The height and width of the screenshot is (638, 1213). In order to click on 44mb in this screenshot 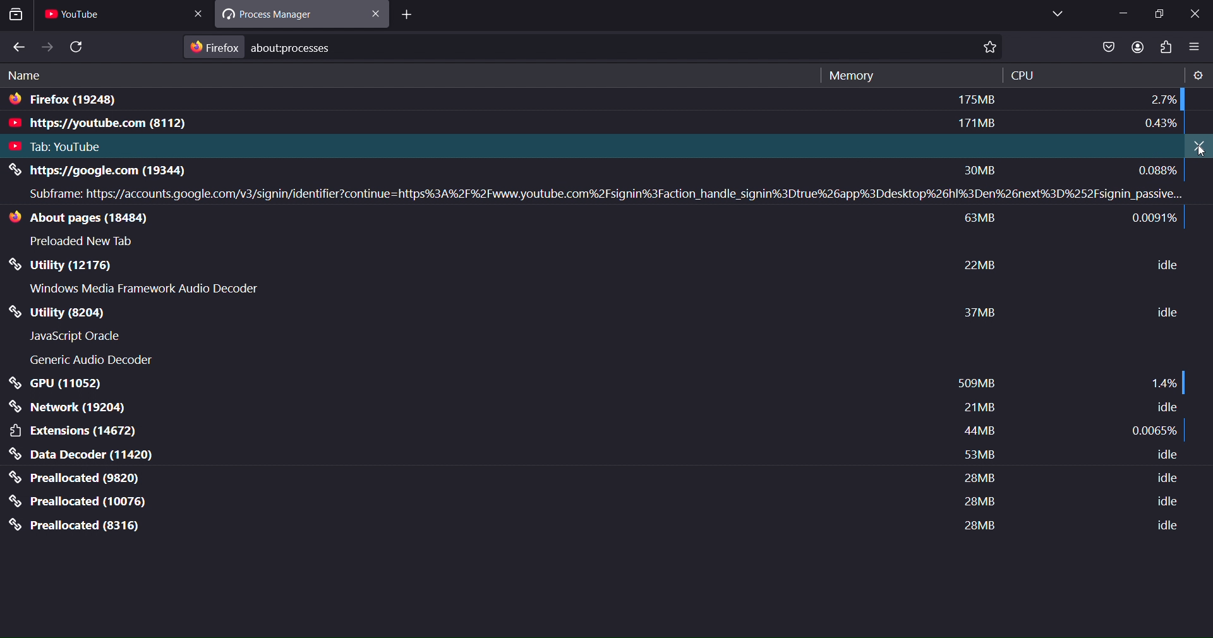, I will do `click(975, 433)`.